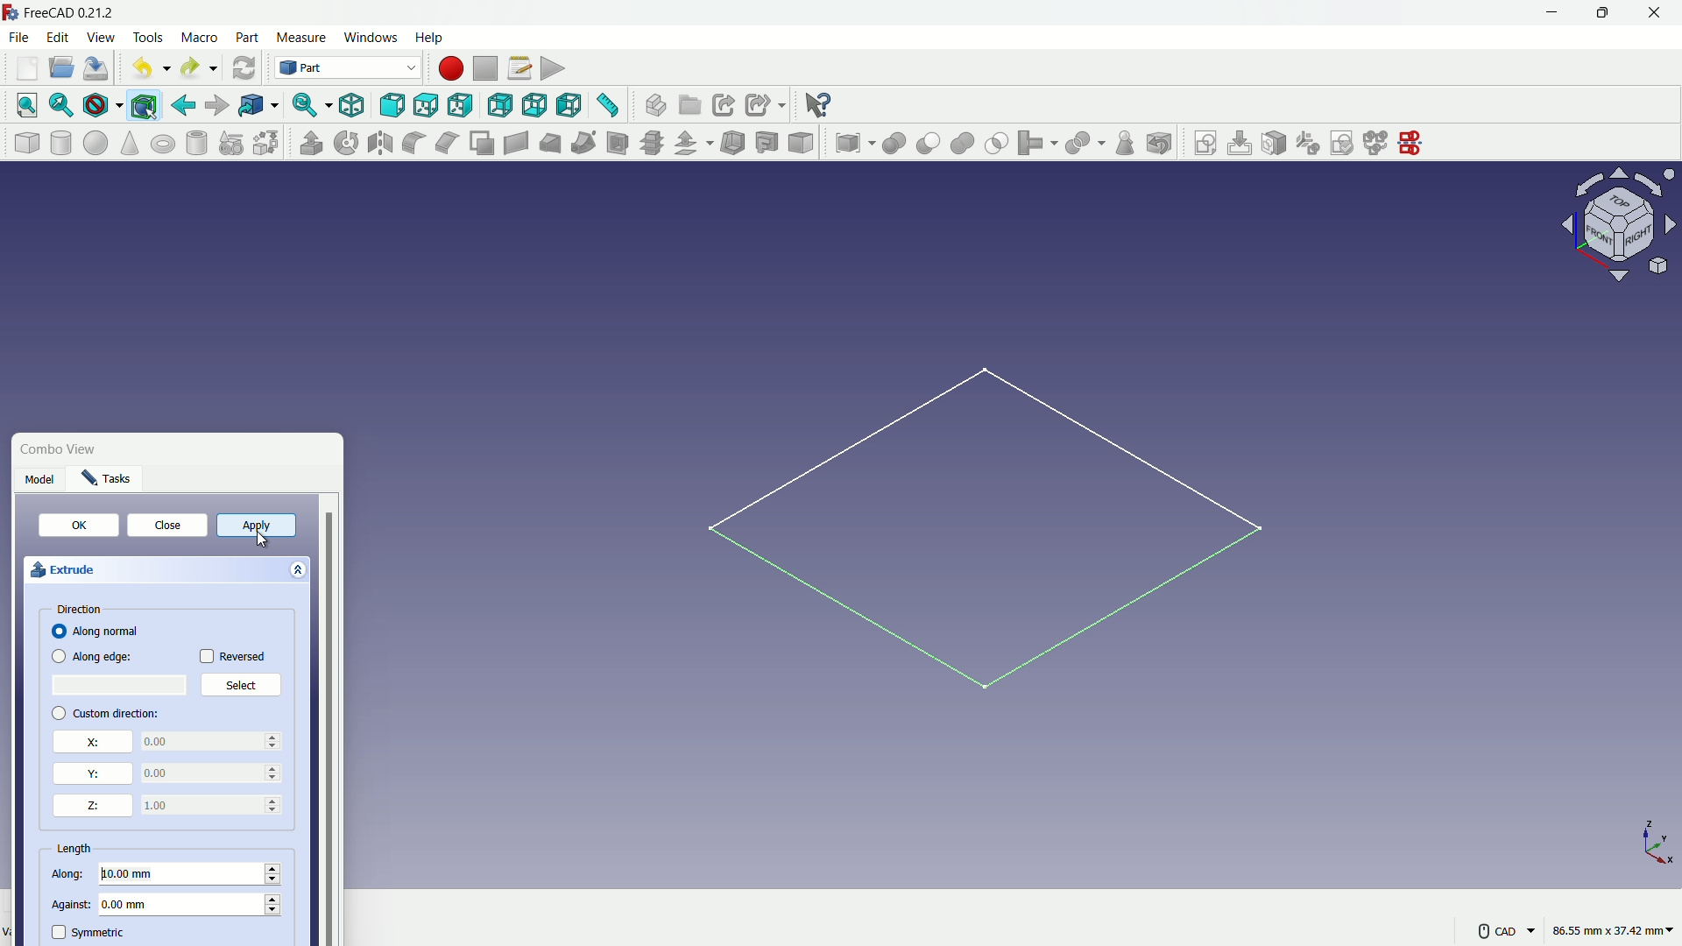  Describe the element at coordinates (217, 105) in the screenshot. I see `go forward` at that location.